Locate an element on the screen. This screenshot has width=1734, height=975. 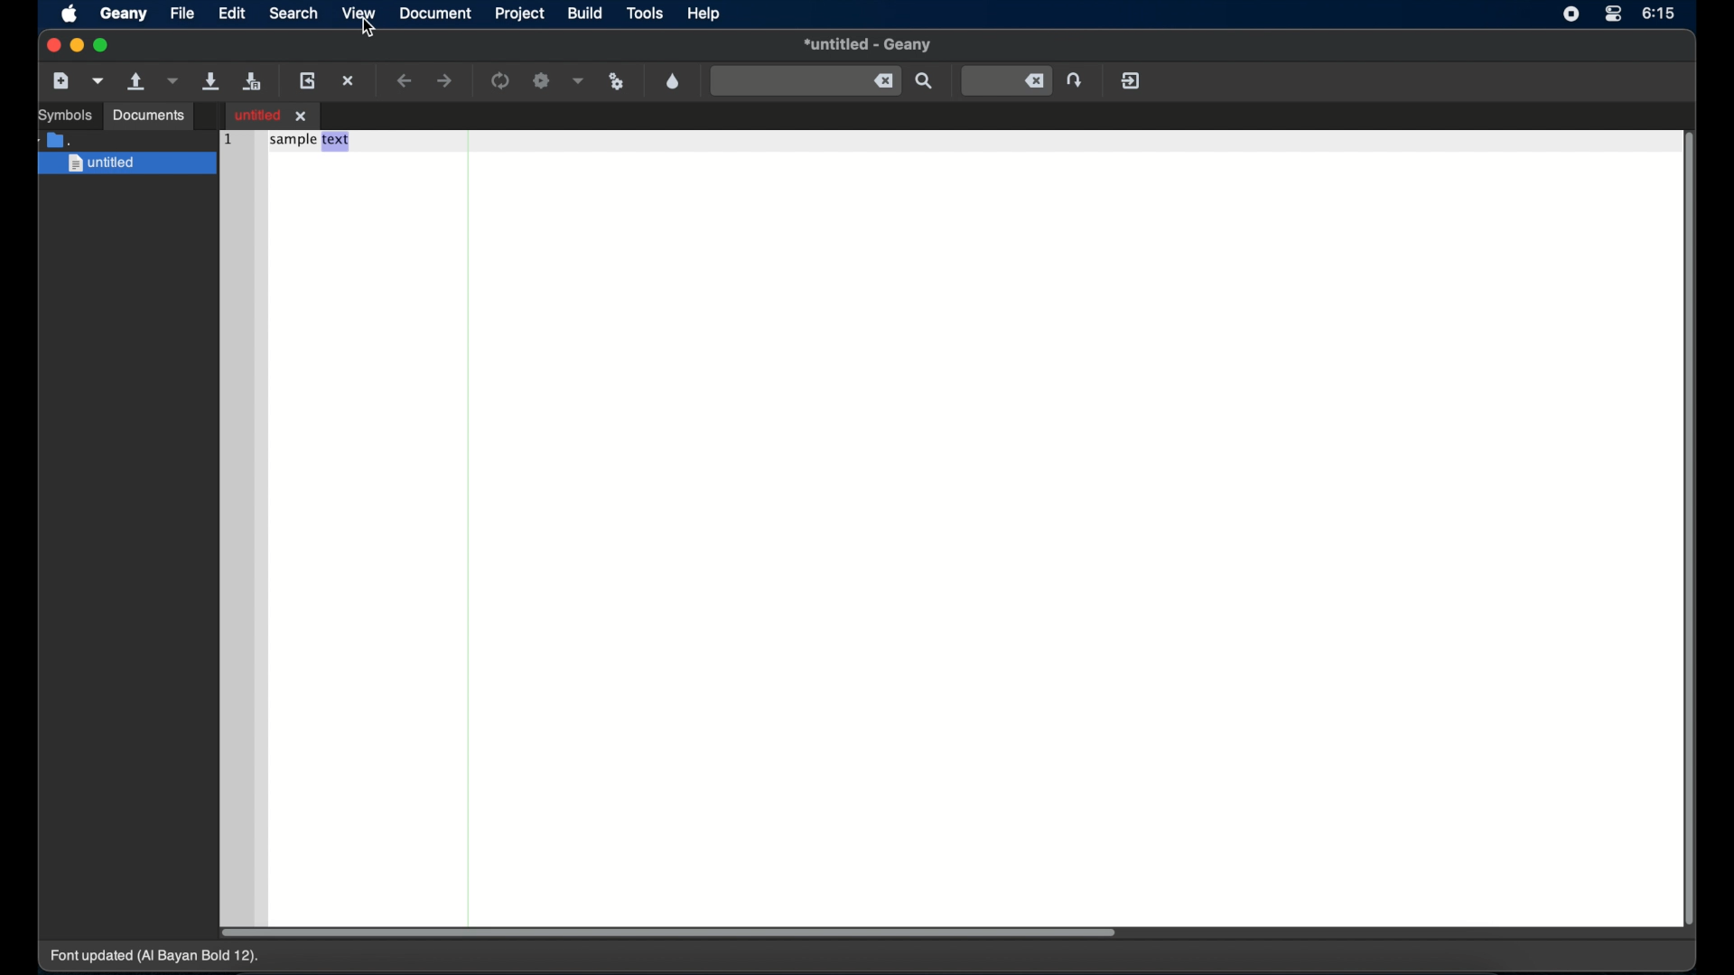
untitled file is located at coordinates (273, 115).